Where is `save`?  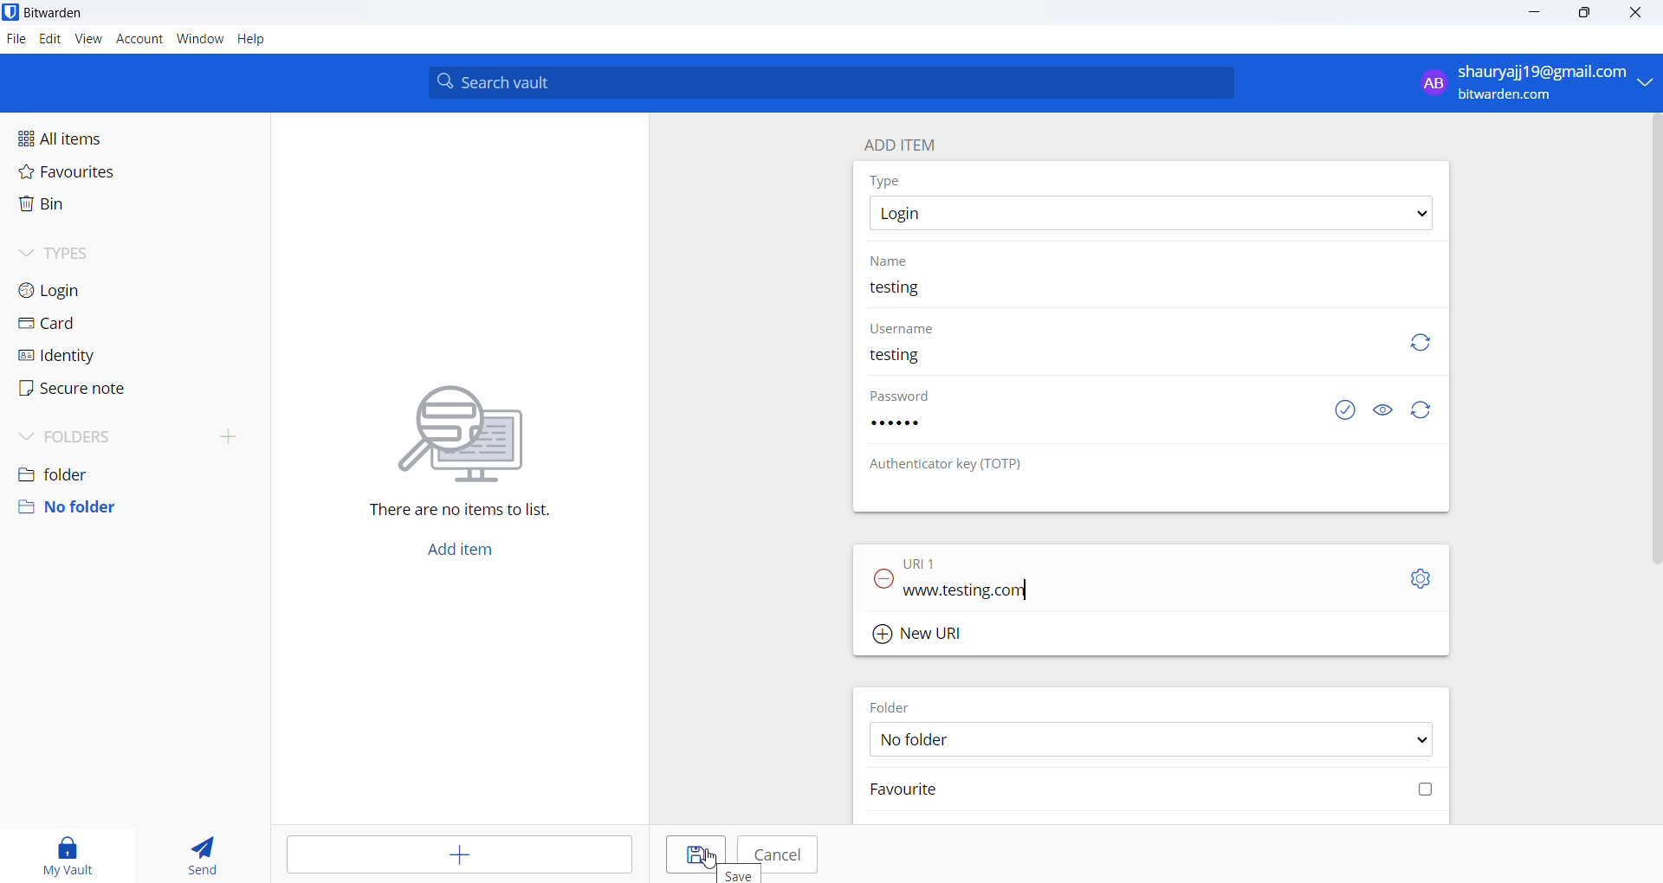
save is located at coordinates (689, 854).